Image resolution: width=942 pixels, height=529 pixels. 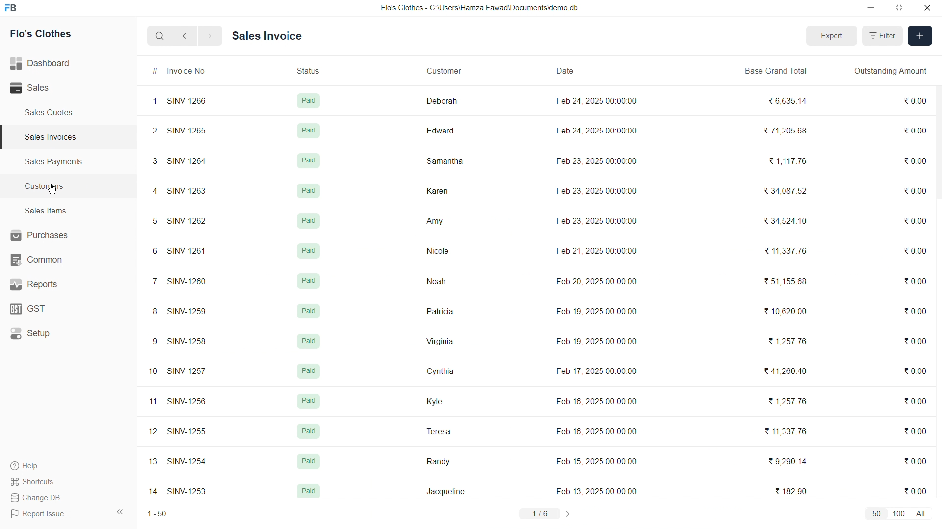 I want to click on Cynthia, so click(x=439, y=370).